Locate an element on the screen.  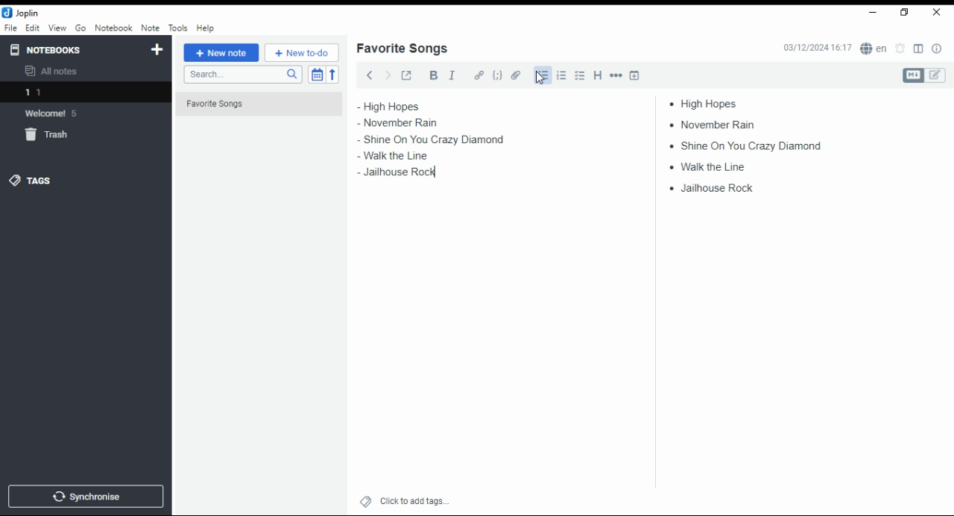
icon is located at coordinates (22, 13).